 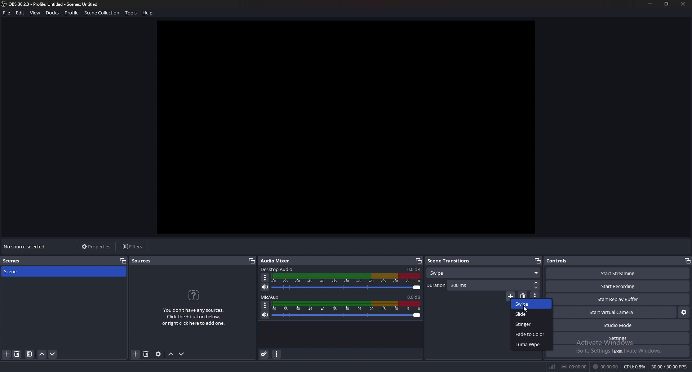 What do you see at coordinates (277, 354) in the screenshot?
I see `audio mixer properties` at bounding box center [277, 354].